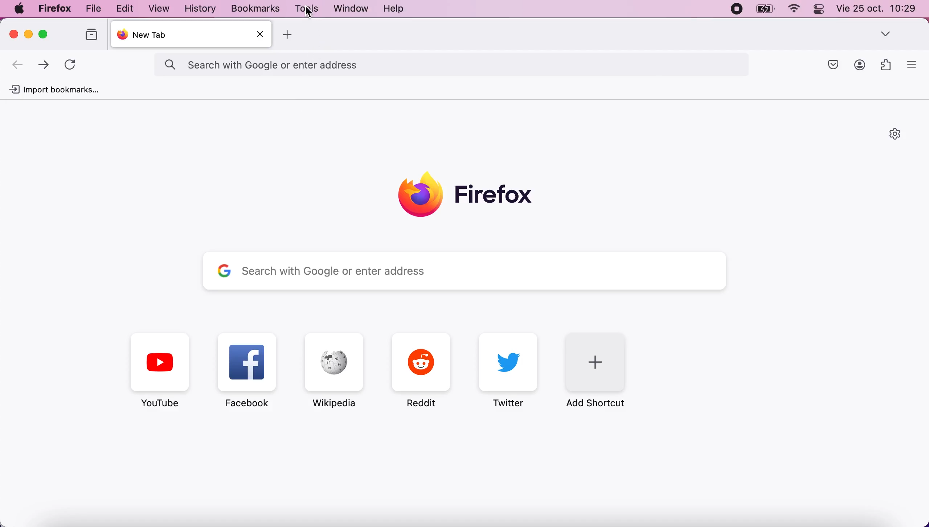 The height and width of the screenshot is (527, 929). I want to click on Macsafe, so click(833, 65).